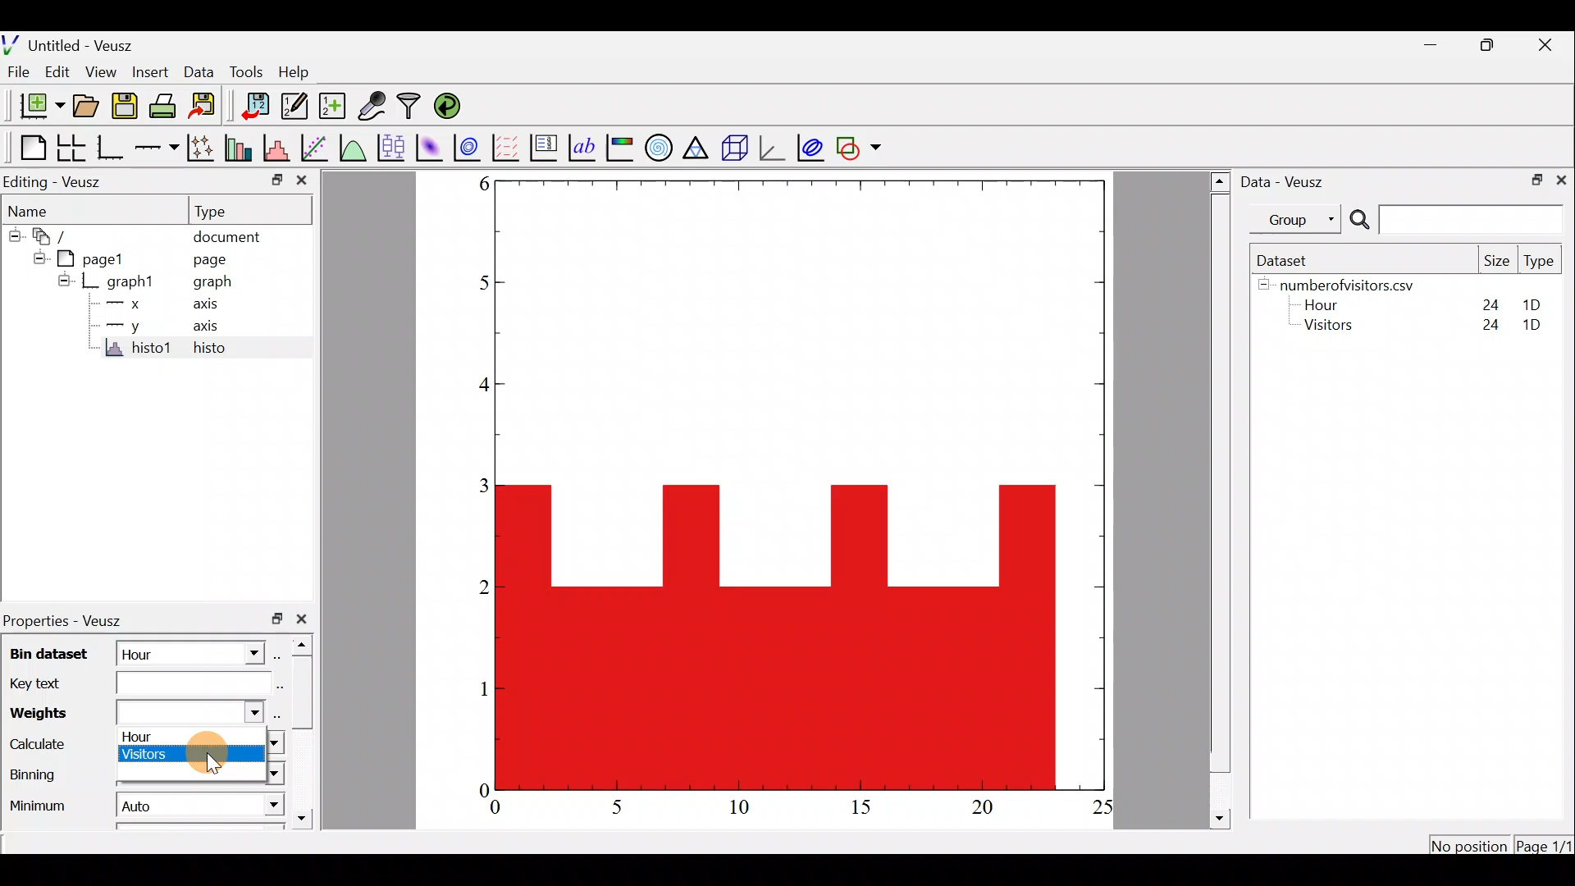 The width and height of the screenshot is (1575, 886). What do you see at coordinates (775, 147) in the screenshot?
I see `3d graph` at bounding box center [775, 147].